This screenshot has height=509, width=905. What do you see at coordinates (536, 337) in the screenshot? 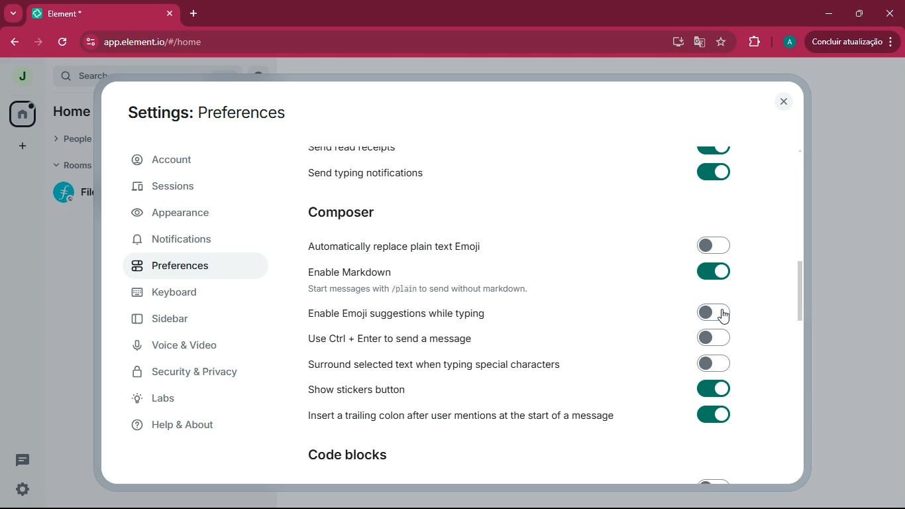
I see `enable ctrl enter` at bounding box center [536, 337].